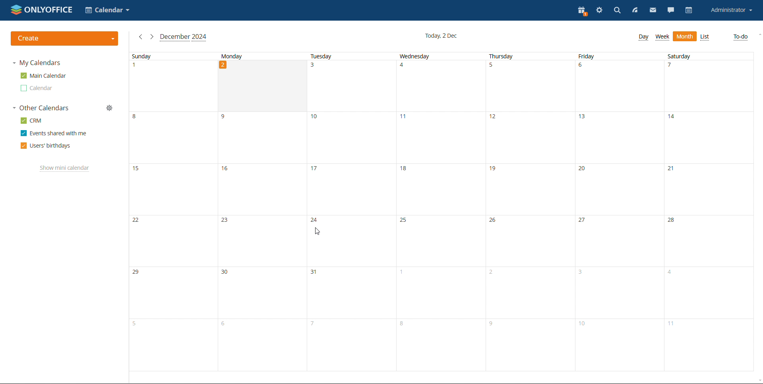  What do you see at coordinates (135, 323) in the screenshot?
I see `5` at bounding box center [135, 323].